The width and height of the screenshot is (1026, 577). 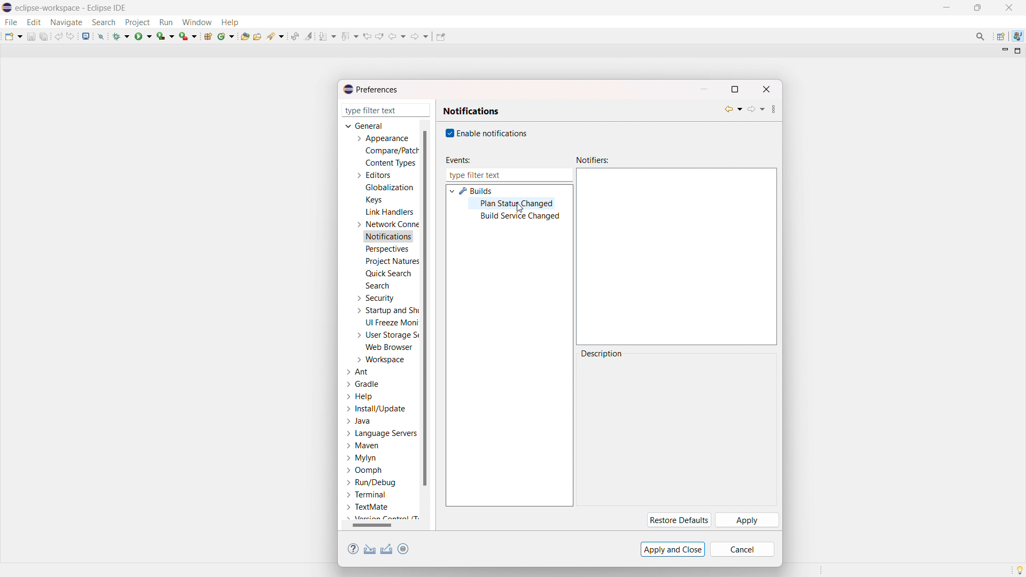 What do you see at coordinates (424, 307) in the screenshot?
I see `vertical scrollbar` at bounding box center [424, 307].